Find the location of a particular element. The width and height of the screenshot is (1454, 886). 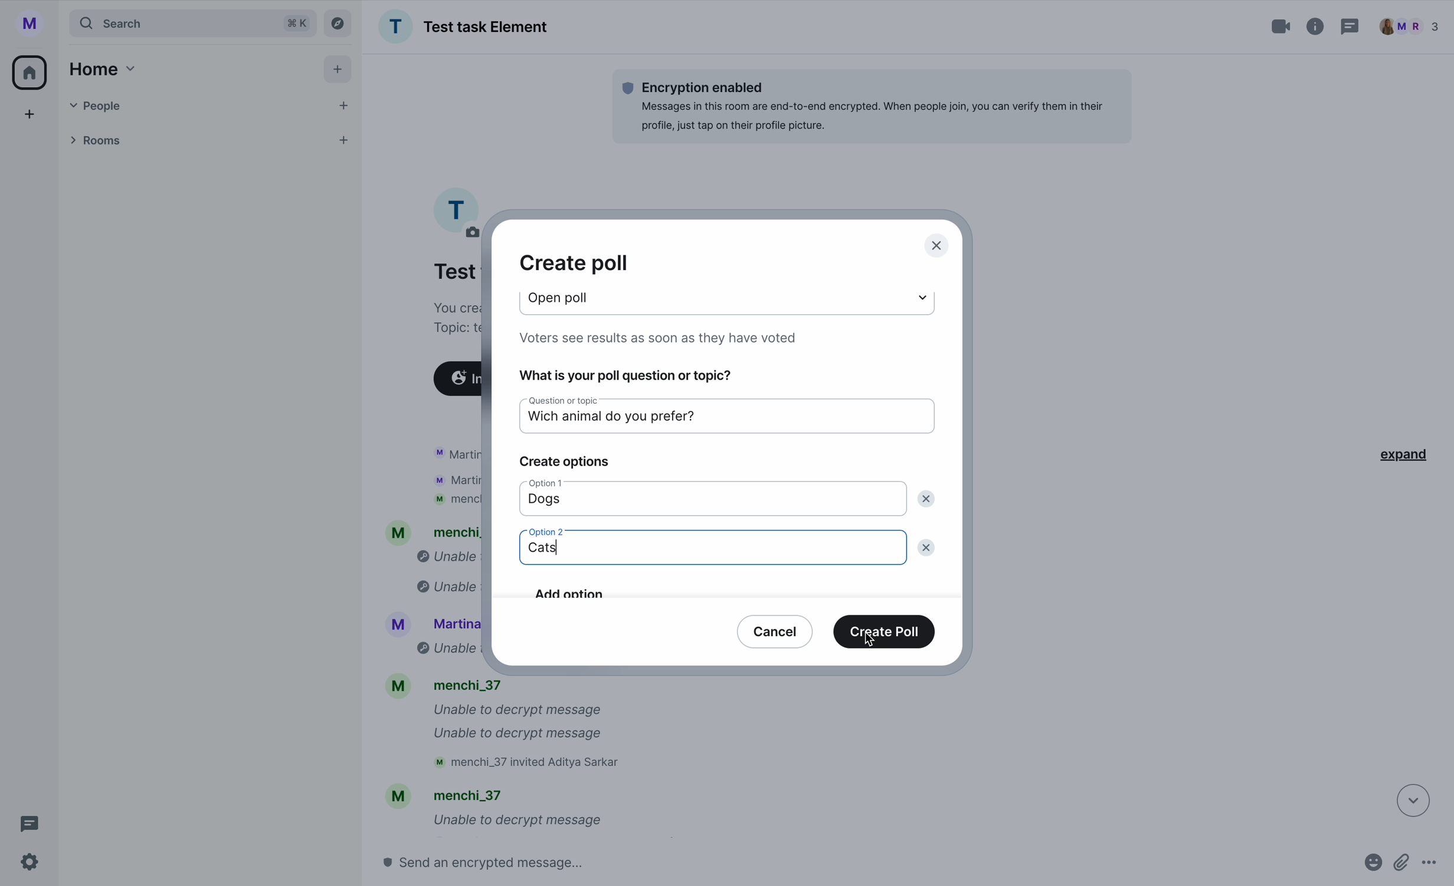

 Encryption enabledMessages in this room are end-to-end encrypted. When people join, you can verify them in theirprofile, just tap on their profile picture. is located at coordinates (870, 106).